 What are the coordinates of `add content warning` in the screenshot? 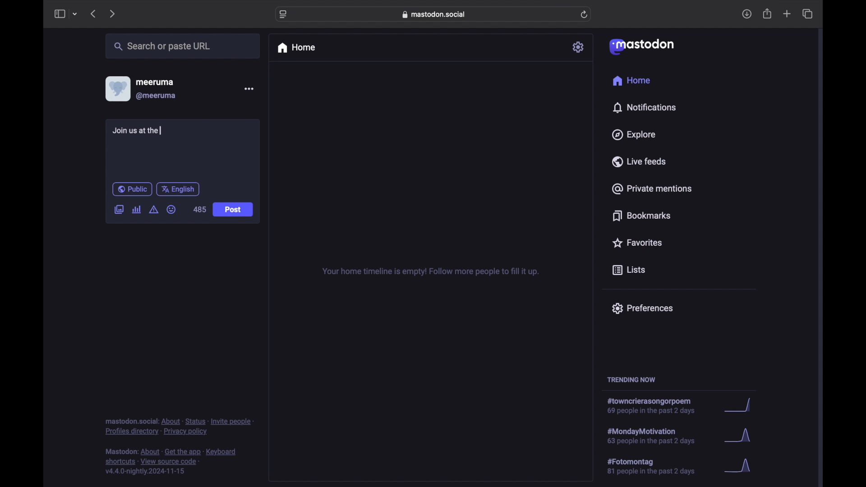 It's located at (153, 210).